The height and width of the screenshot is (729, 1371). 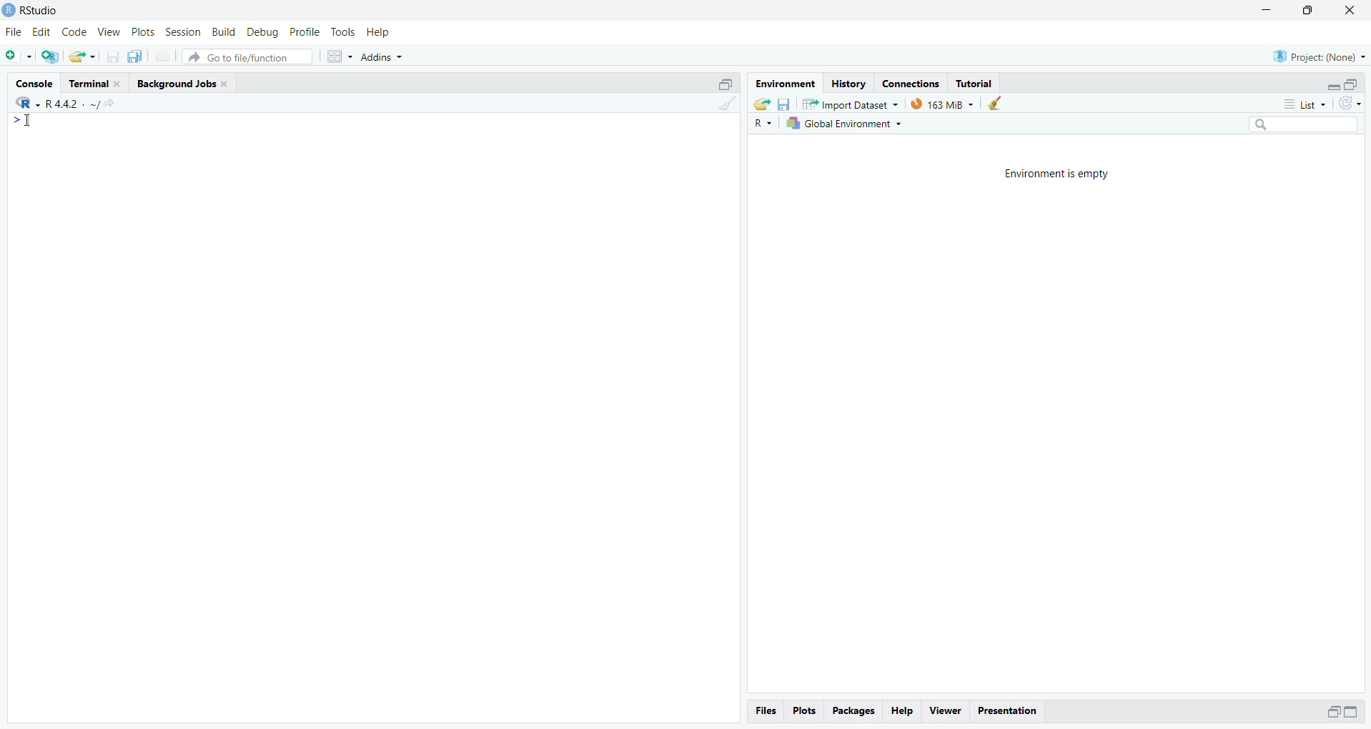 What do you see at coordinates (942, 104) in the screenshot?
I see `163 MiB` at bounding box center [942, 104].